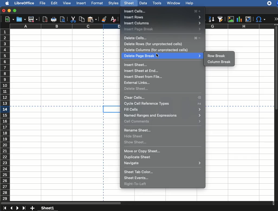  What do you see at coordinates (62, 19) in the screenshot?
I see `print preview` at bounding box center [62, 19].